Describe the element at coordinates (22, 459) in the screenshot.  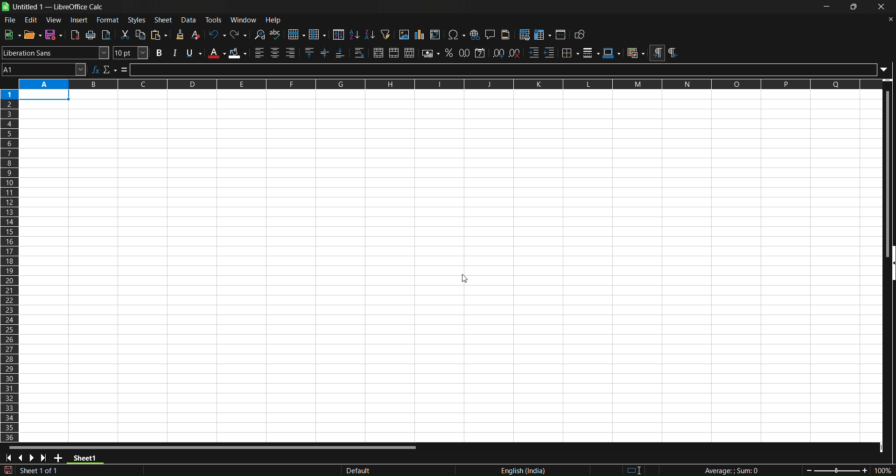
I see `scroll to previous sheet` at that location.